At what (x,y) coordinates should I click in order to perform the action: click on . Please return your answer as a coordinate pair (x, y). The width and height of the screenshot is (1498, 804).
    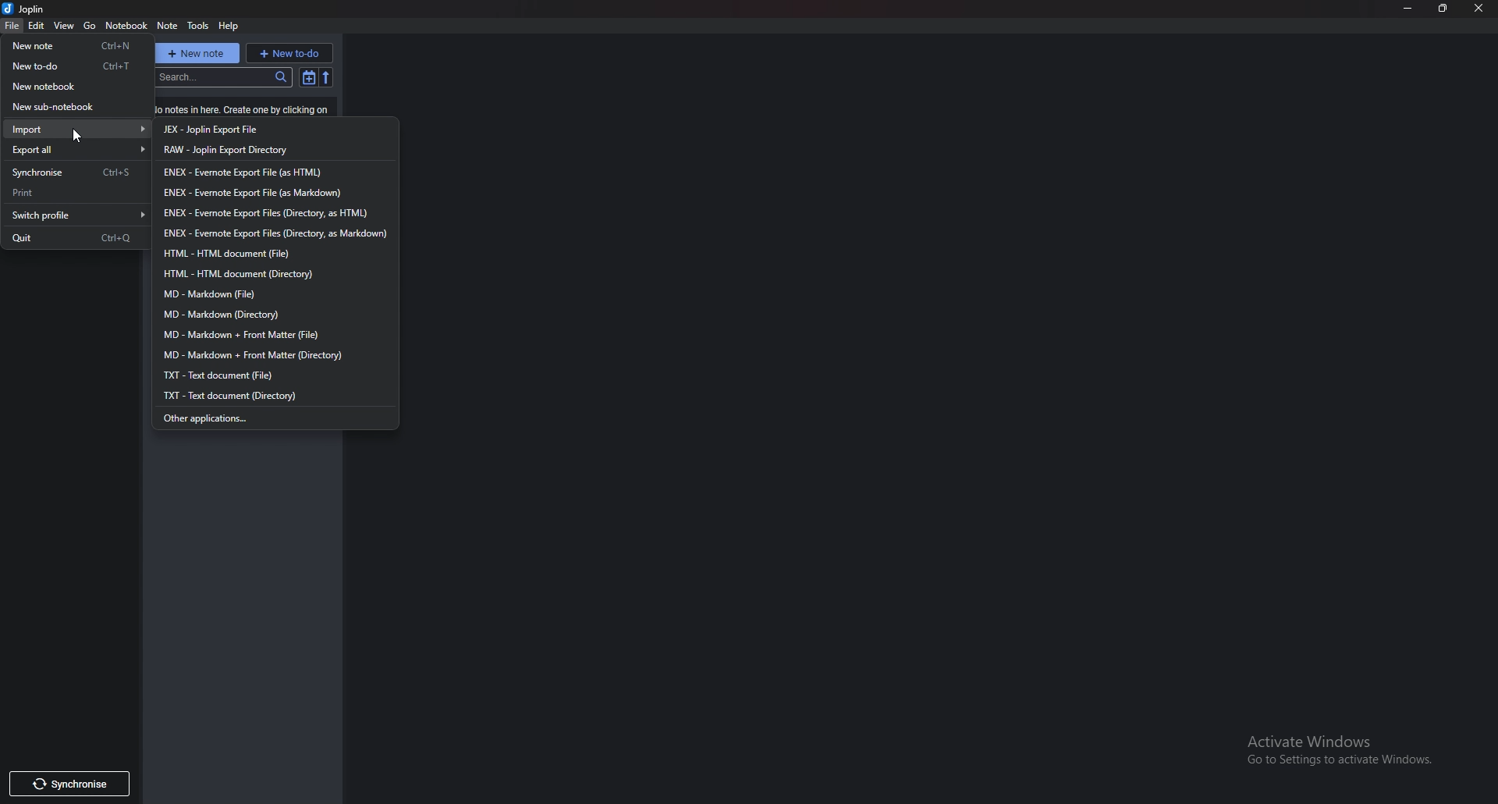
    Looking at the image, I should click on (1351, 744).